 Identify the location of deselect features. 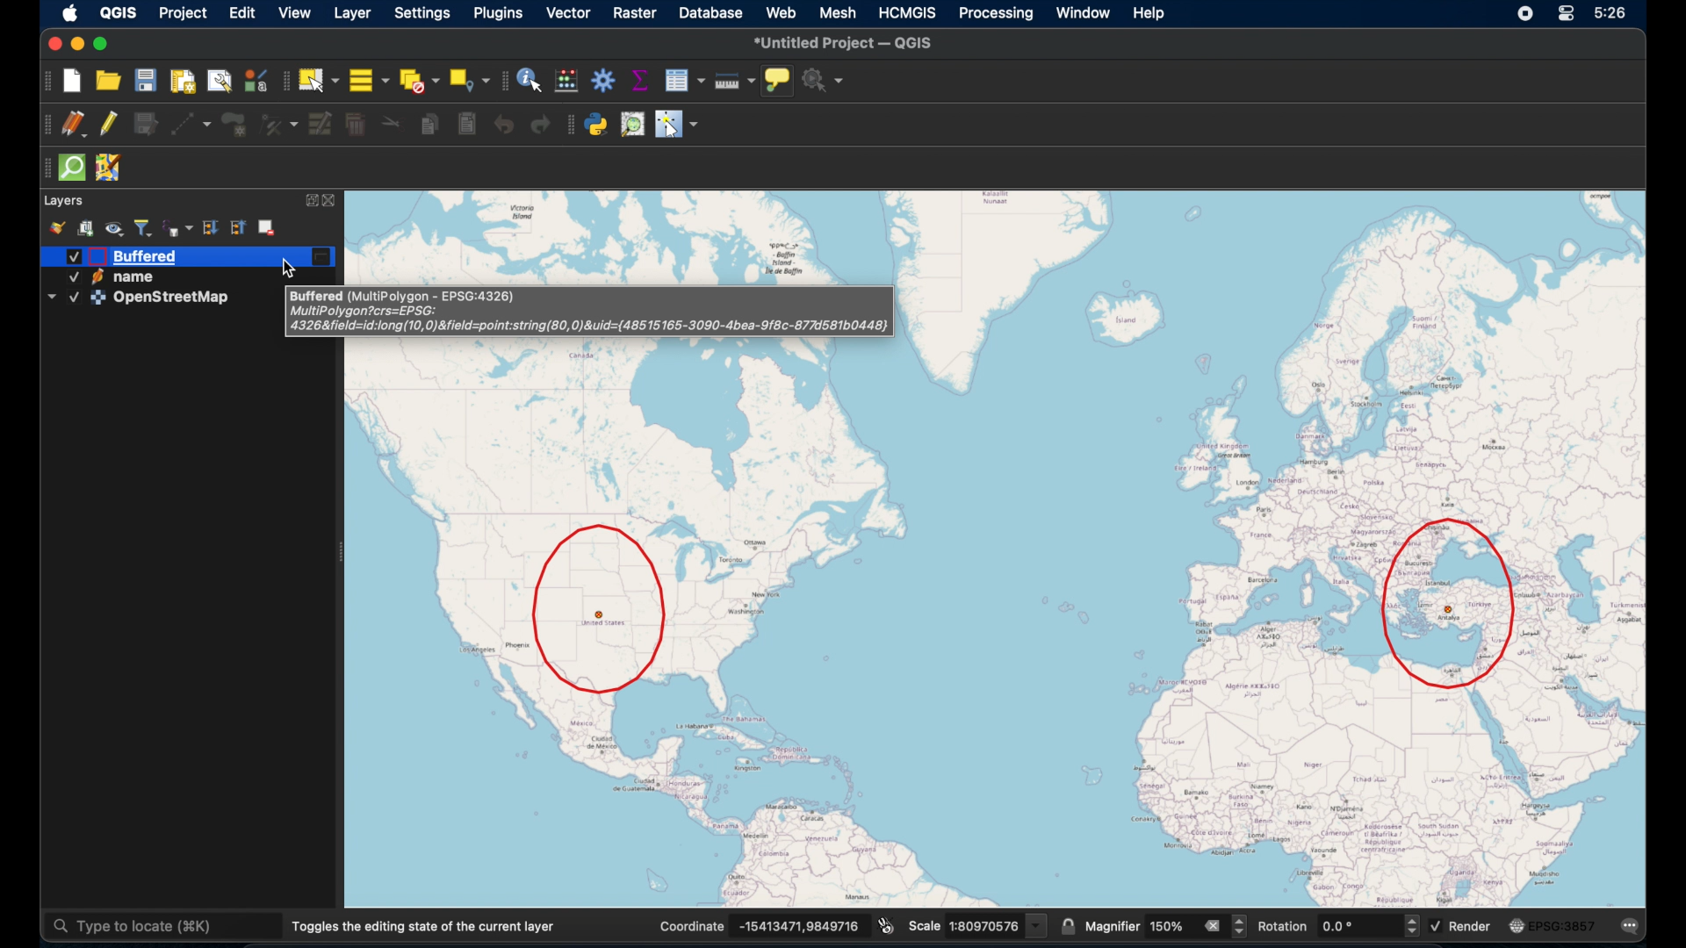
(417, 80).